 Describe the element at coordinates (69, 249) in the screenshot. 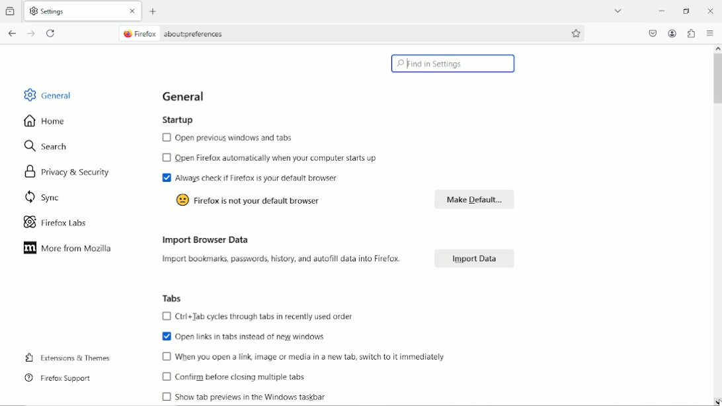

I see `more from mozilla` at that location.